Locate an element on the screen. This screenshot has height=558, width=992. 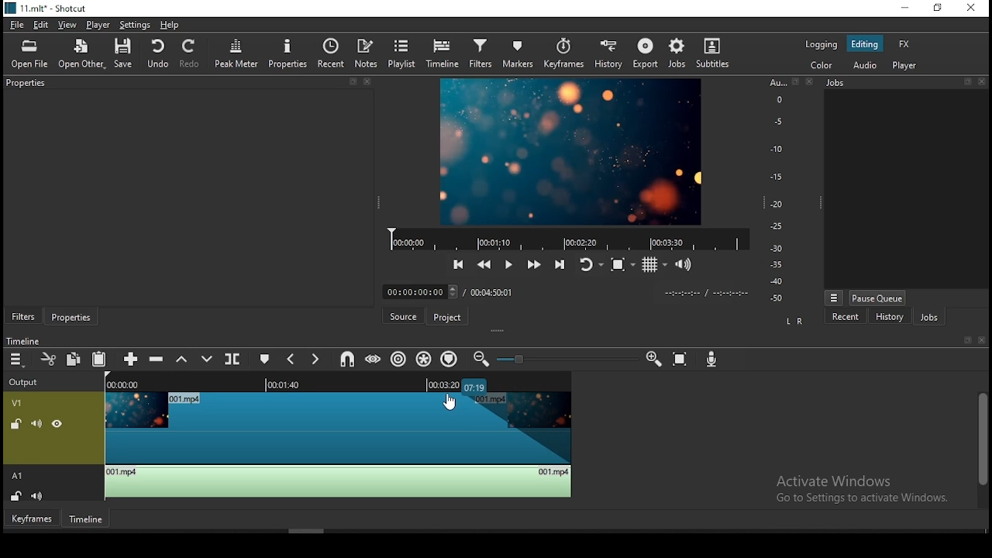
mouse pointer is located at coordinates (451, 398).